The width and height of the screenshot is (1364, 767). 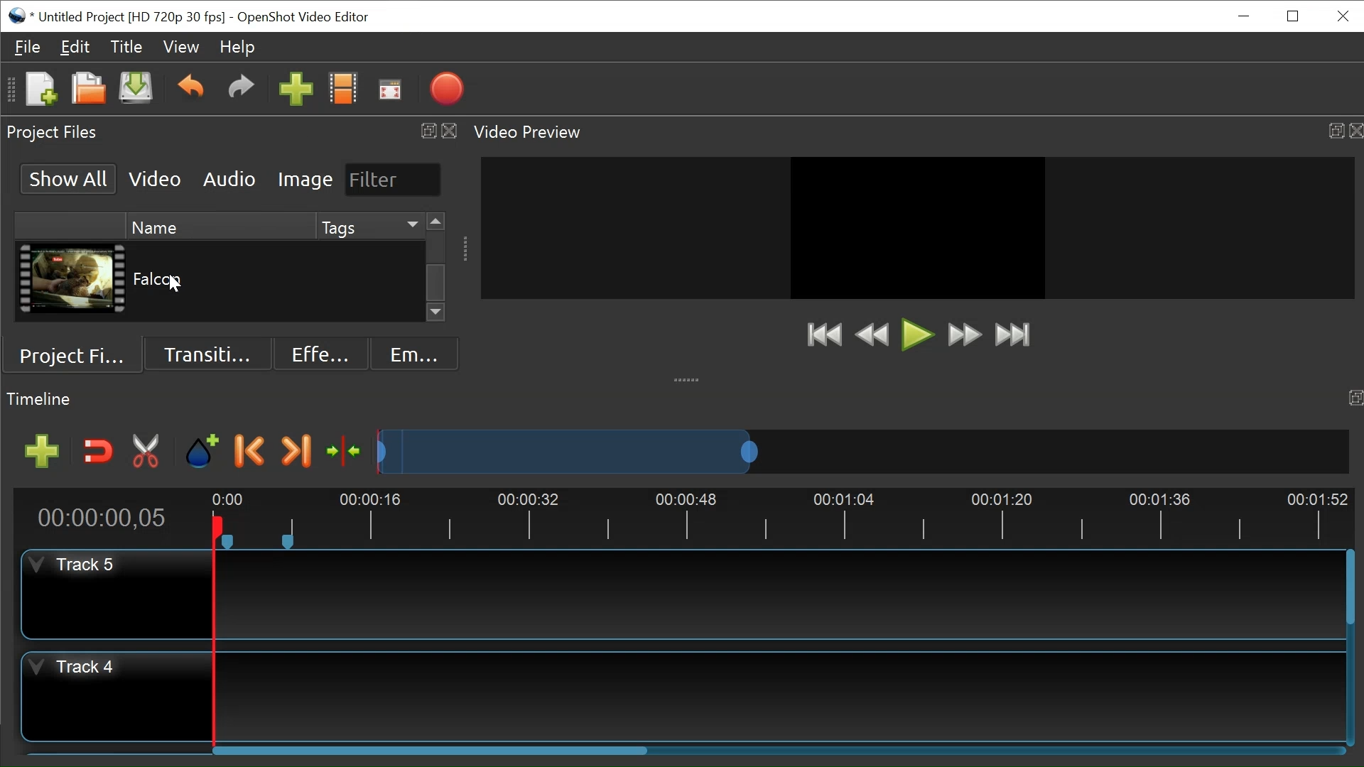 I want to click on Timeline, so click(x=784, y=516).